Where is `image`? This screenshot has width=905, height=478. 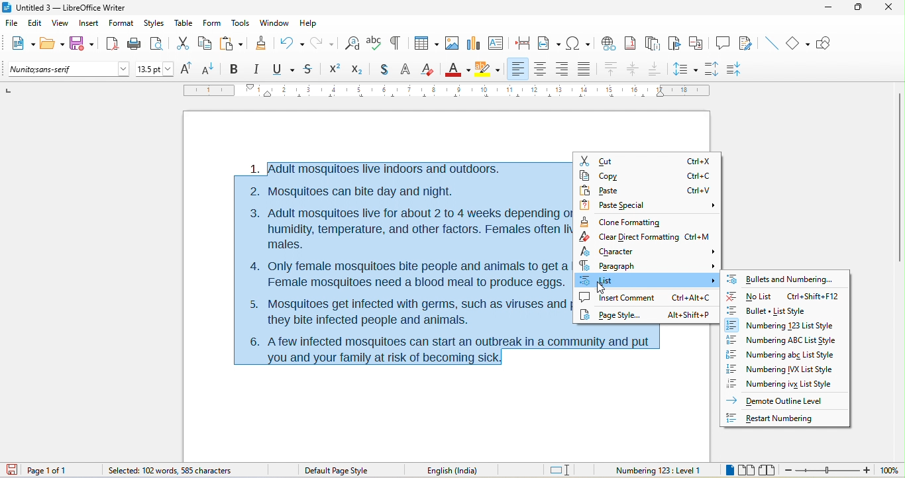
image is located at coordinates (449, 44).